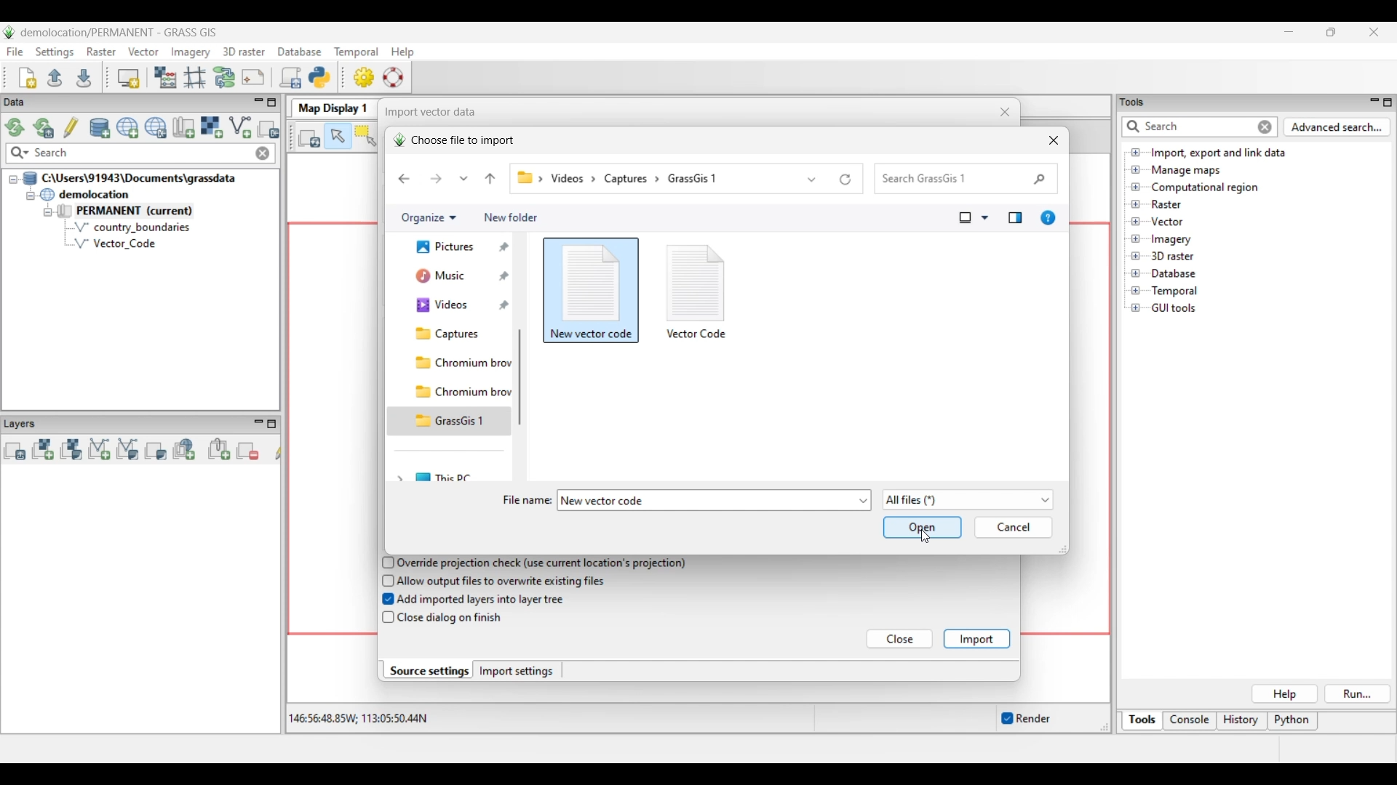 The width and height of the screenshot is (1397, 785). I want to click on History, so click(1242, 721).